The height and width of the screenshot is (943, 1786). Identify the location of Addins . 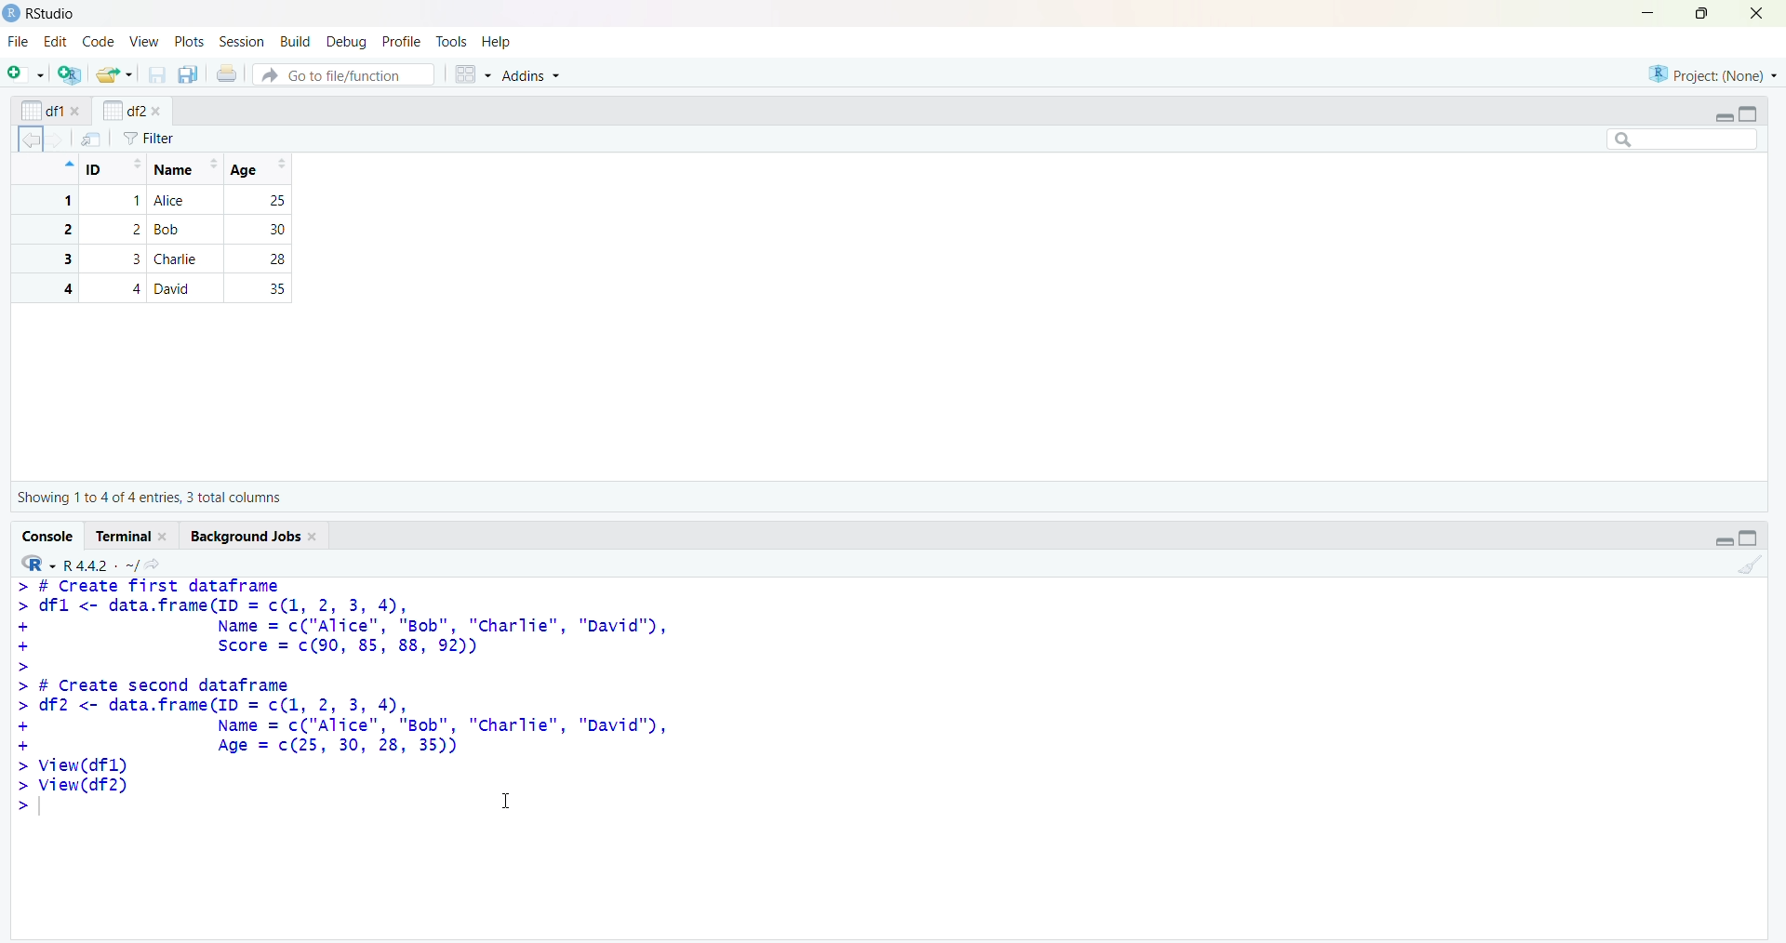
(529, 74).